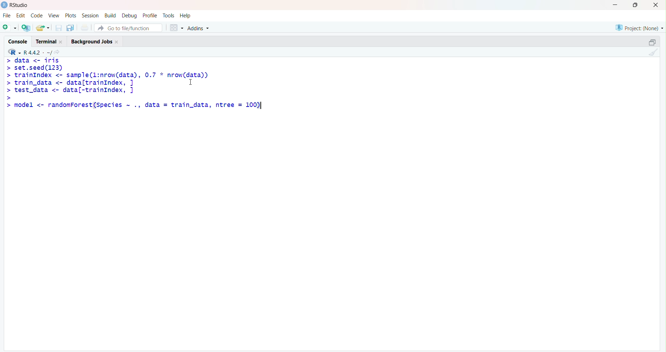  Describe the element at coordinates (9, 97) in the screenshot. I see `Prompt cursor` at that location.